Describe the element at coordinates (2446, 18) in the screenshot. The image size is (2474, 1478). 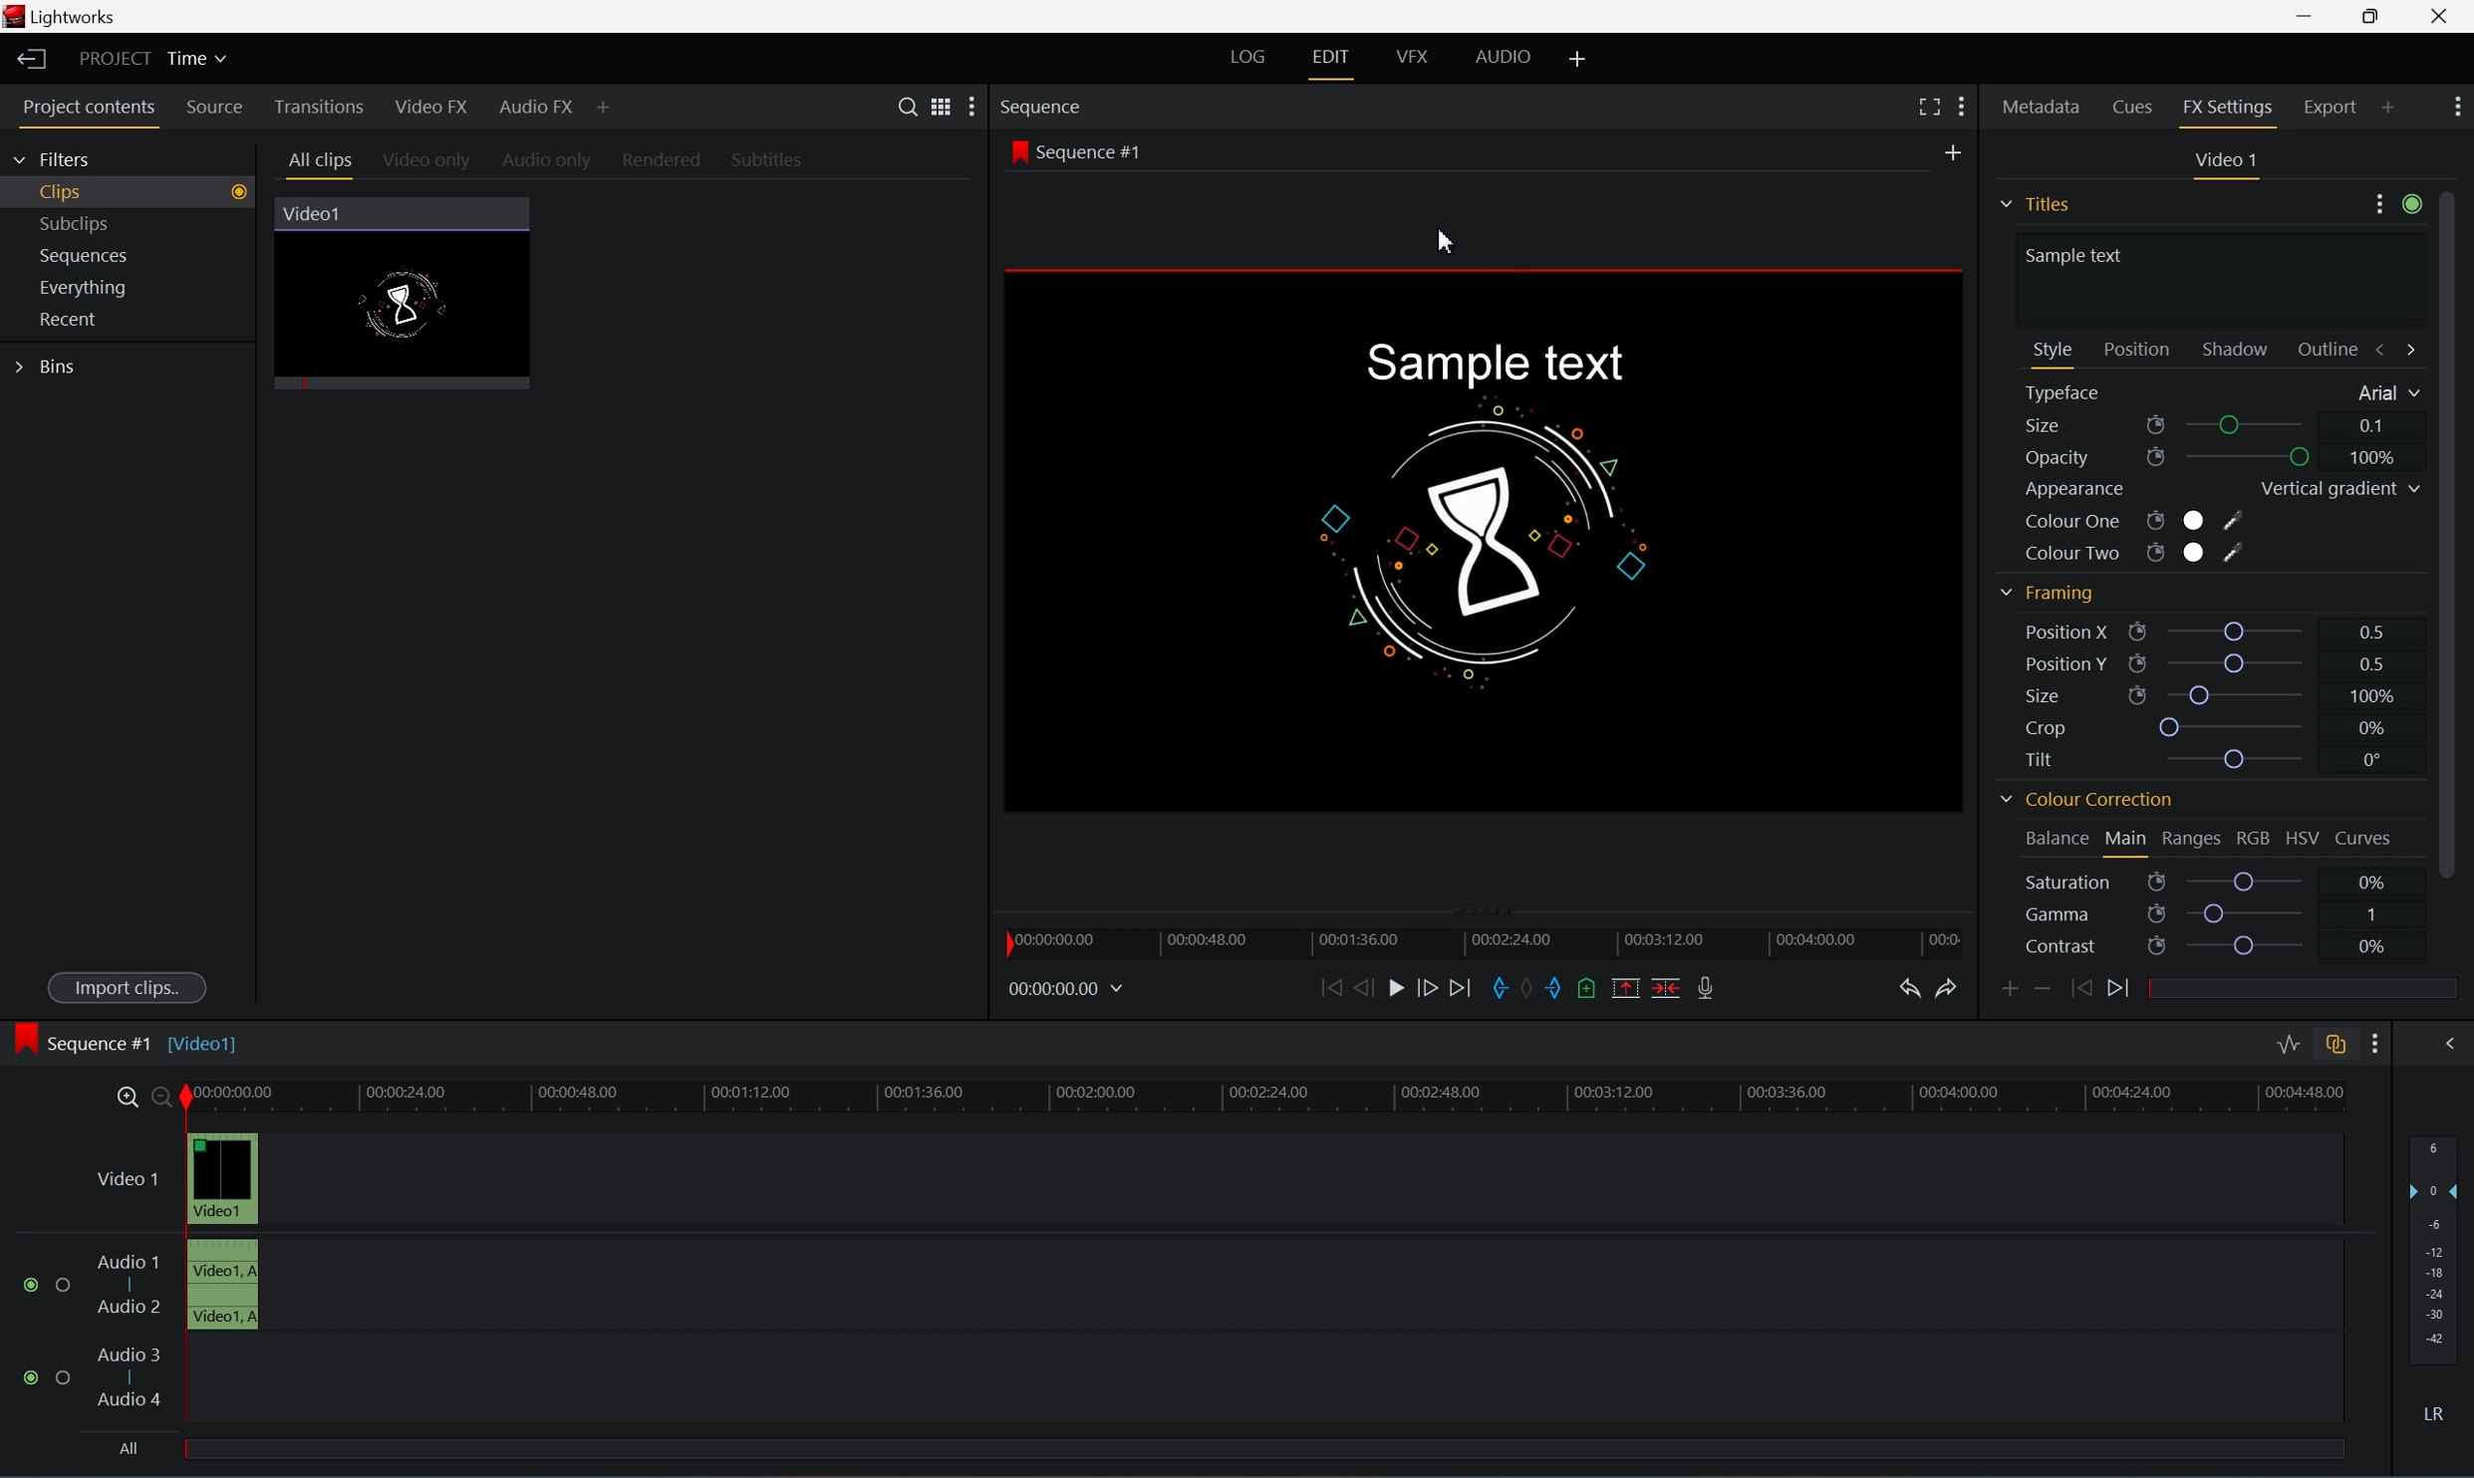
I see `close` at that location.